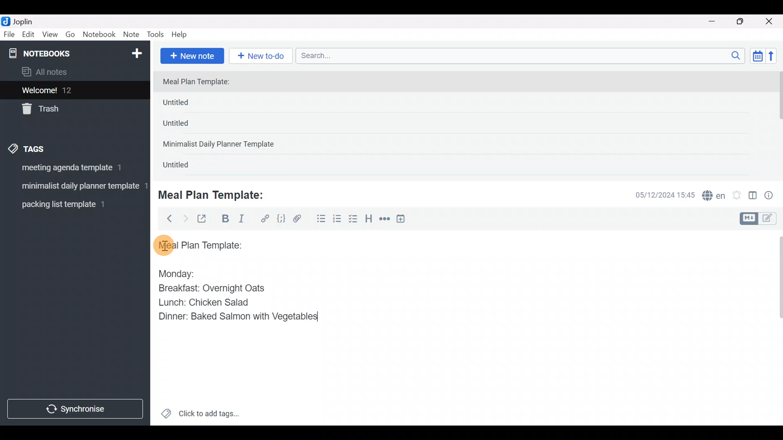  I want to click on Minimalist Daily Planner Template, so click(221, 145).